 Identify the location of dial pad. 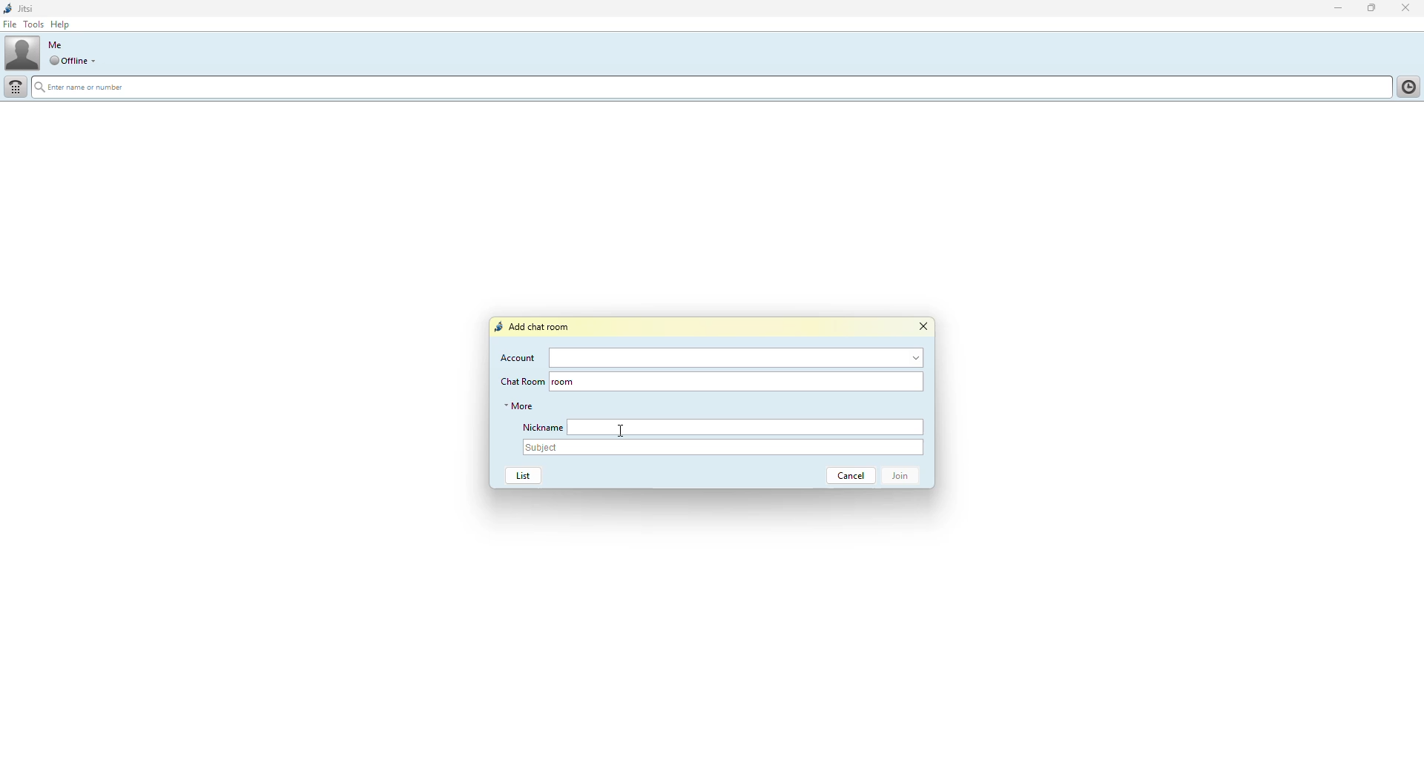
(16, 87).